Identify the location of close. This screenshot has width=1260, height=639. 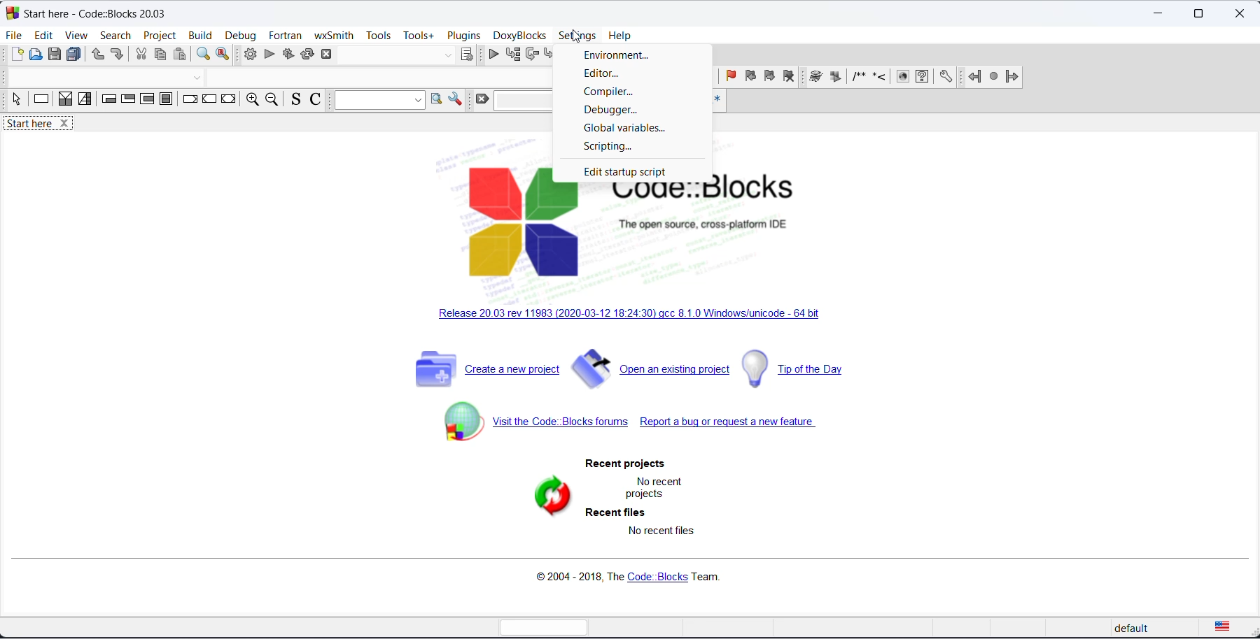
(65, 124).